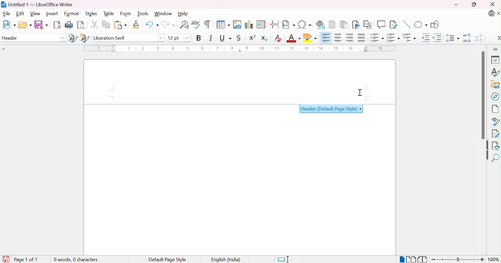  Describe the element at coordinates (252, 38) in the screenshot. I see `Superscript` at that location.